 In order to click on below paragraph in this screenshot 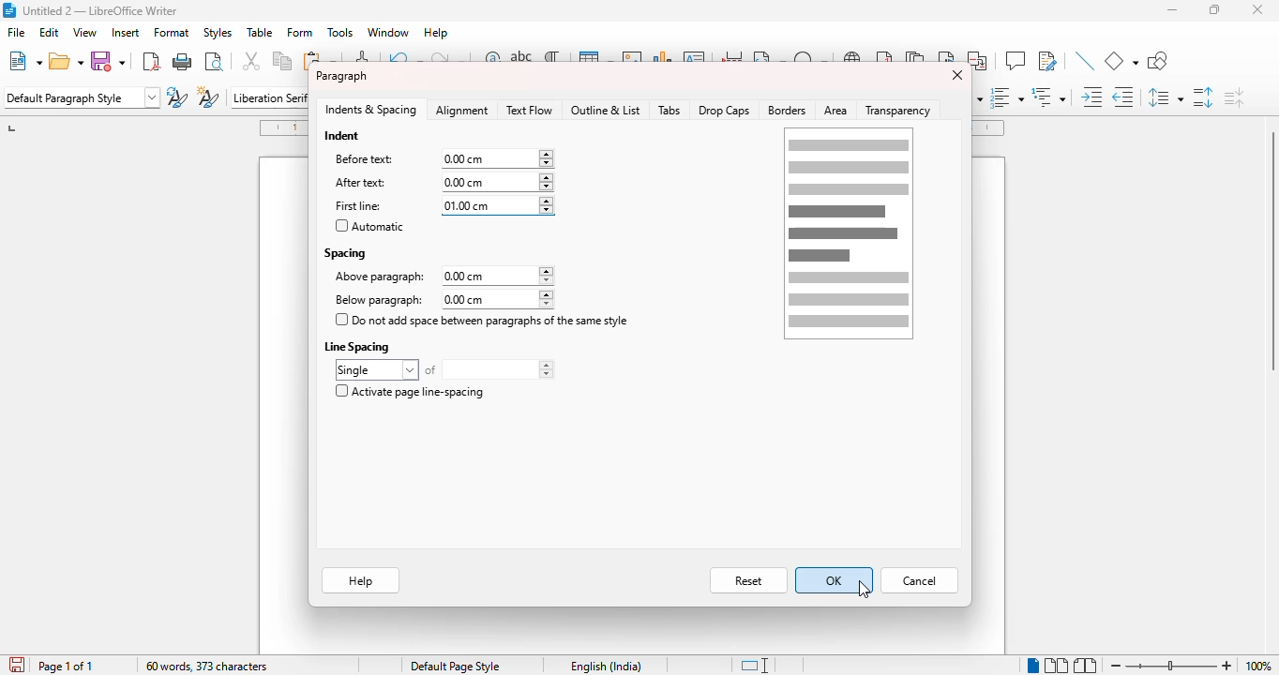, I will do `click(441, 299)`.